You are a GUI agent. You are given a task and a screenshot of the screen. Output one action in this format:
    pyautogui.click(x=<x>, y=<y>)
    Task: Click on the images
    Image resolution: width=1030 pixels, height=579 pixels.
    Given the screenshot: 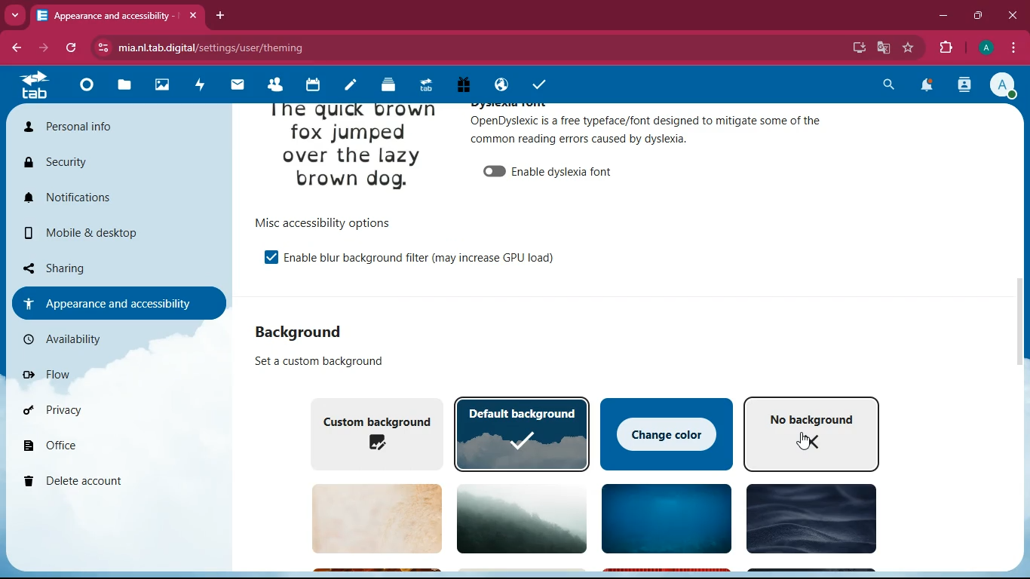 What is the action you would take?
    pyautogui.click(x=161, y=84)
    